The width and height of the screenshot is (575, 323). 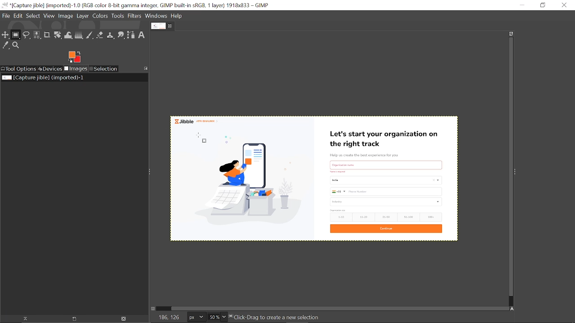 I want to click on Zoom options, so click(x=225, y=317).